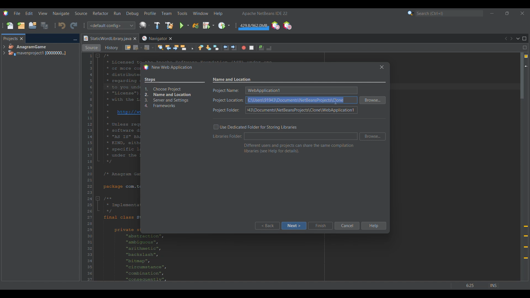 This screenshot has width=530, height=298. Describe the element at coordinates (62, 26) in the screenshot. I see `Undo` at that location.